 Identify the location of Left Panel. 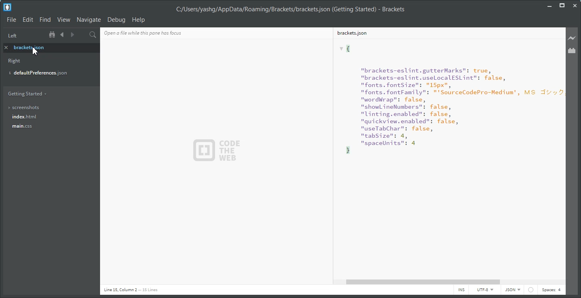
(12, 36).